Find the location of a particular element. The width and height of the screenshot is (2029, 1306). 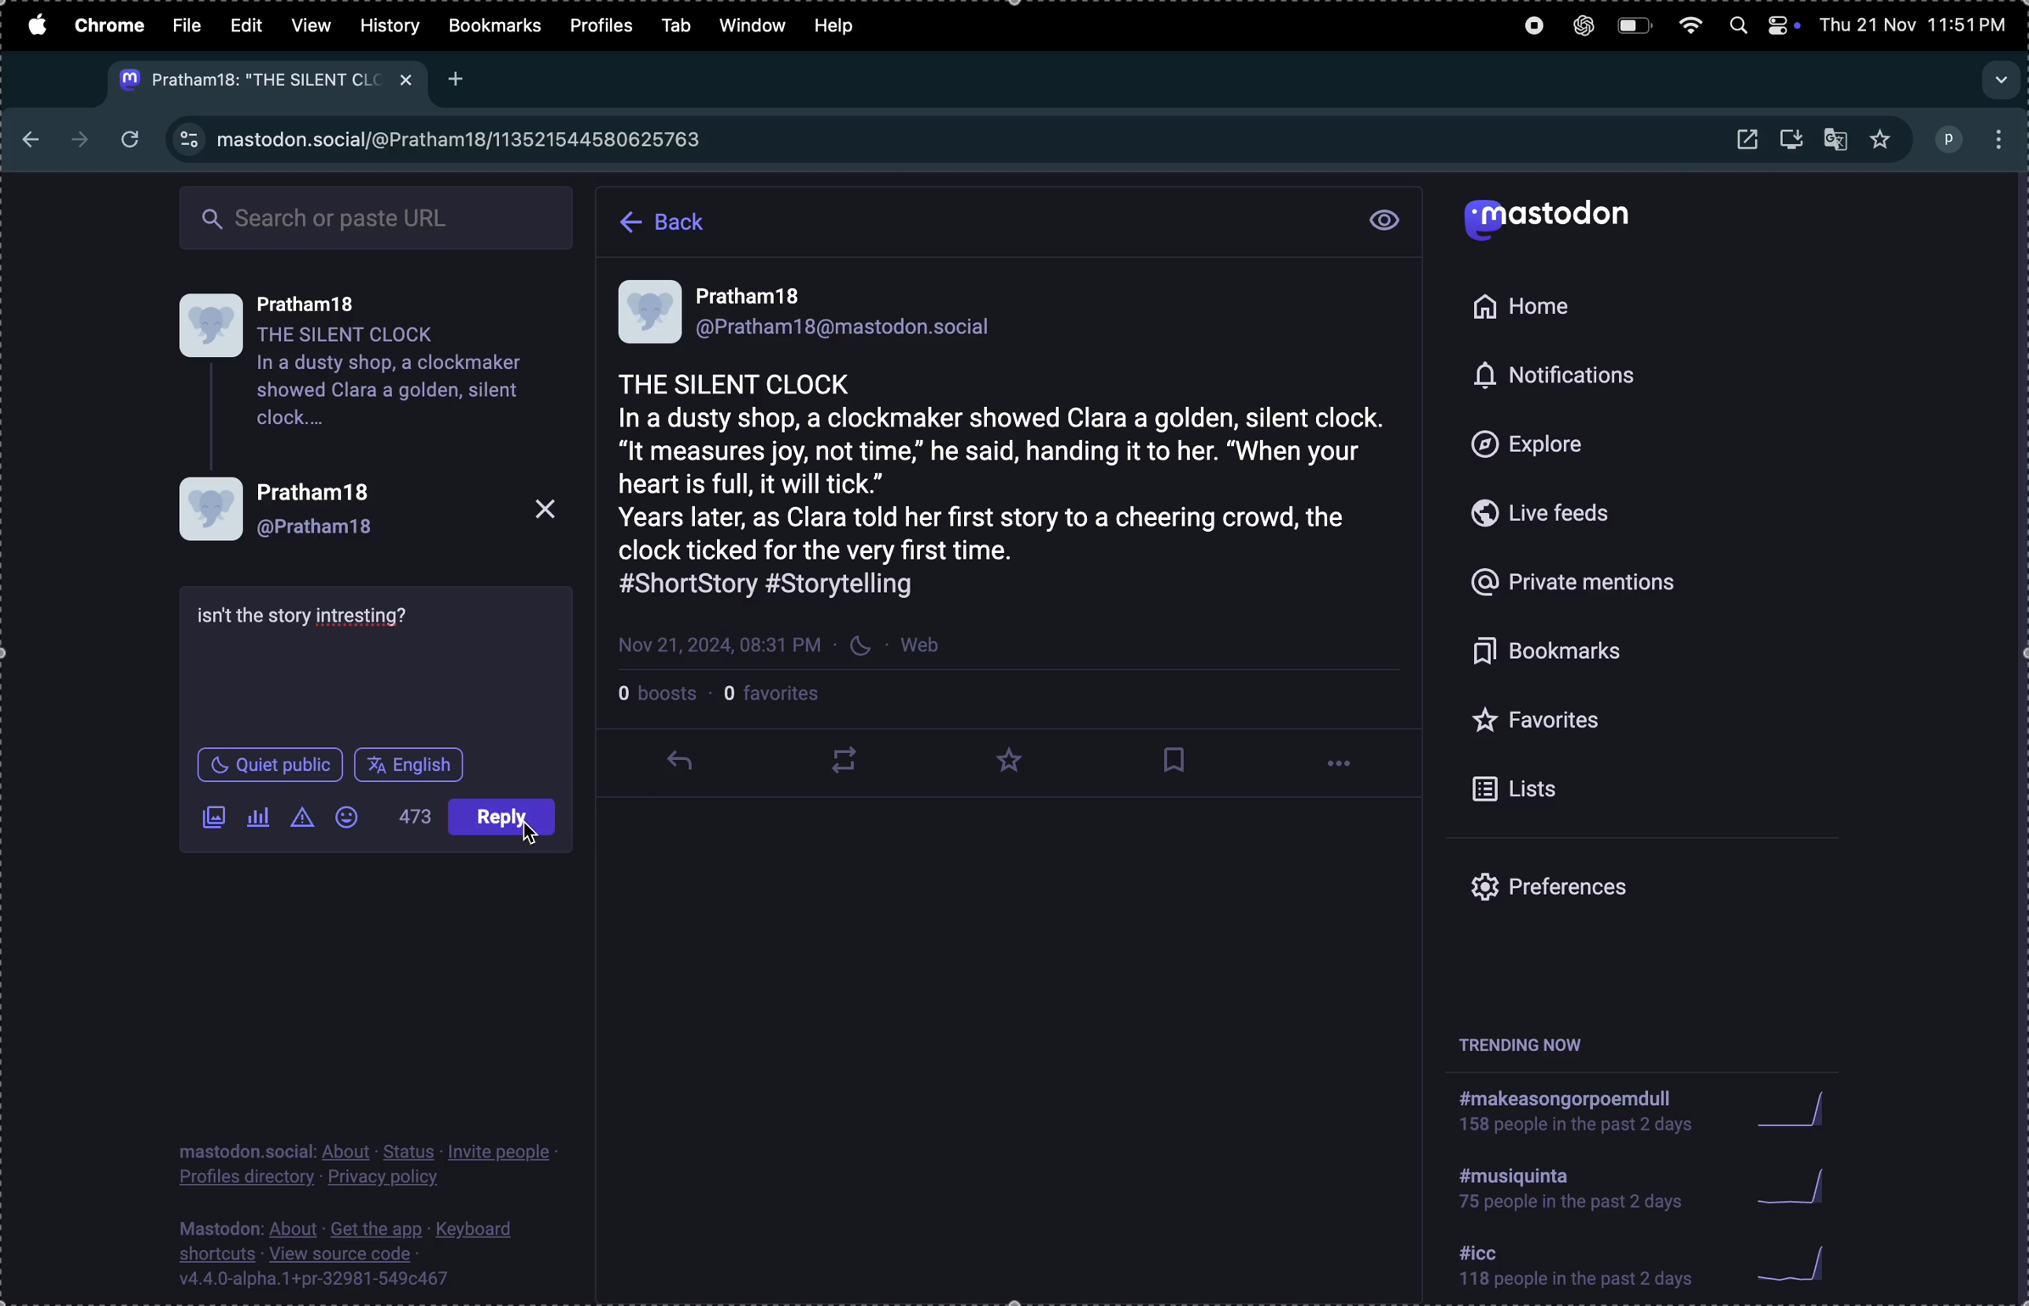

add image is located at coordinates (214, 819).